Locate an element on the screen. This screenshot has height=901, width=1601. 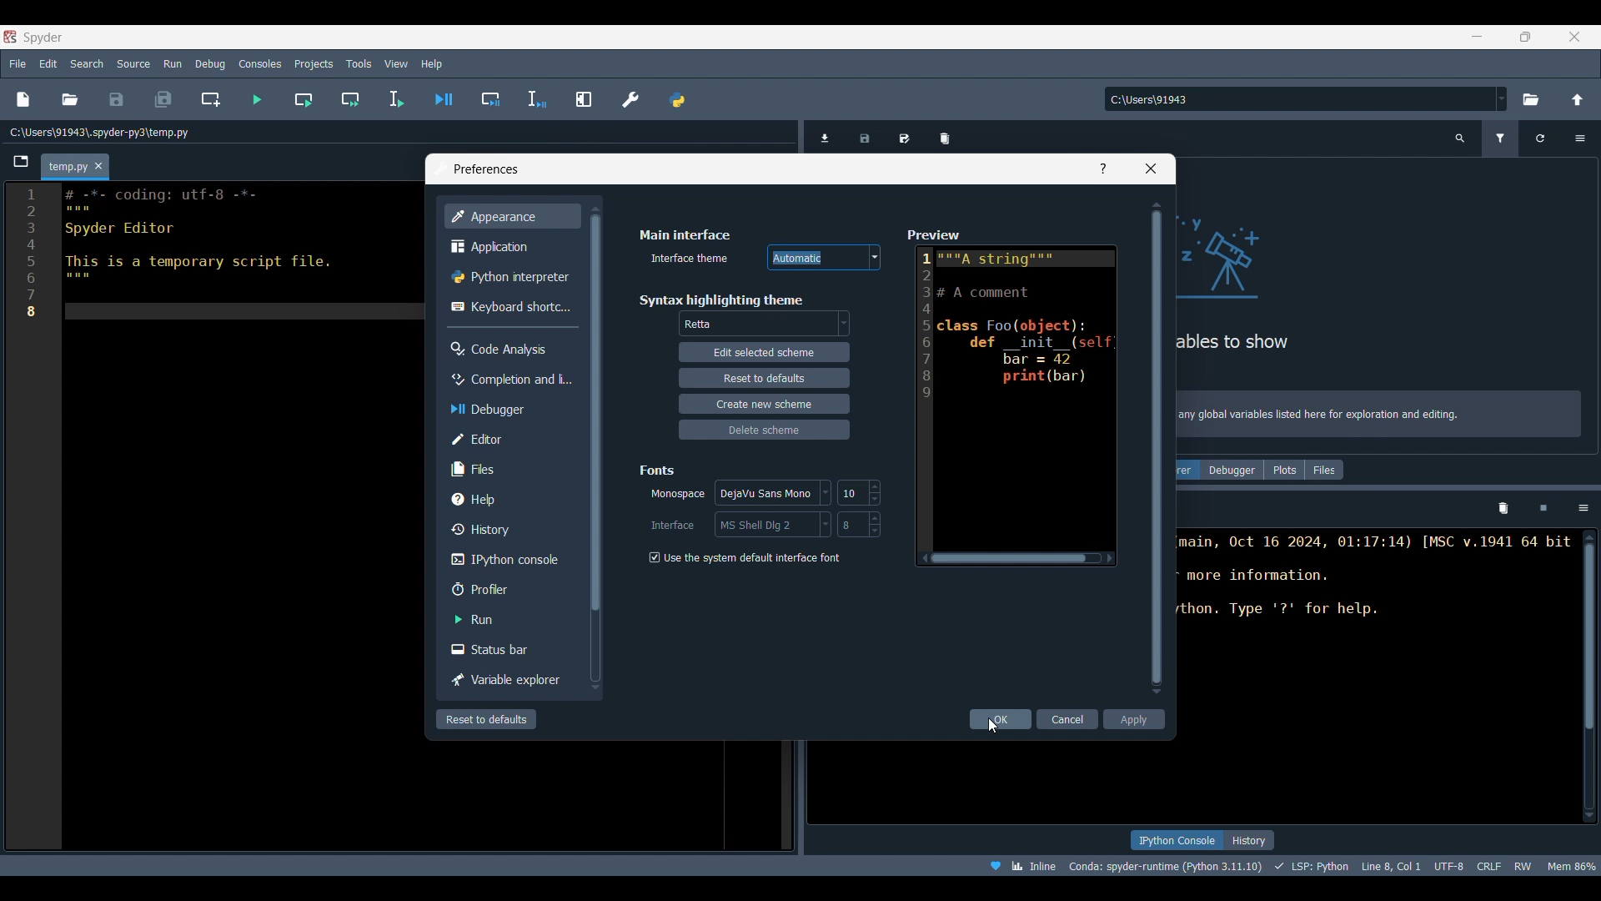
Debugger is located at coordinates (509, 409).